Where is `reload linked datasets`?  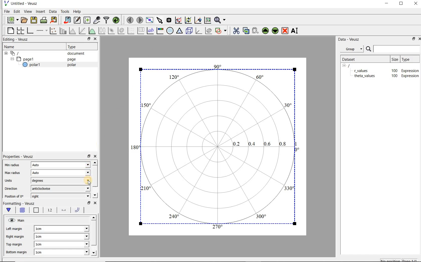
reload linked datasets is located at coordinates (117, 20).